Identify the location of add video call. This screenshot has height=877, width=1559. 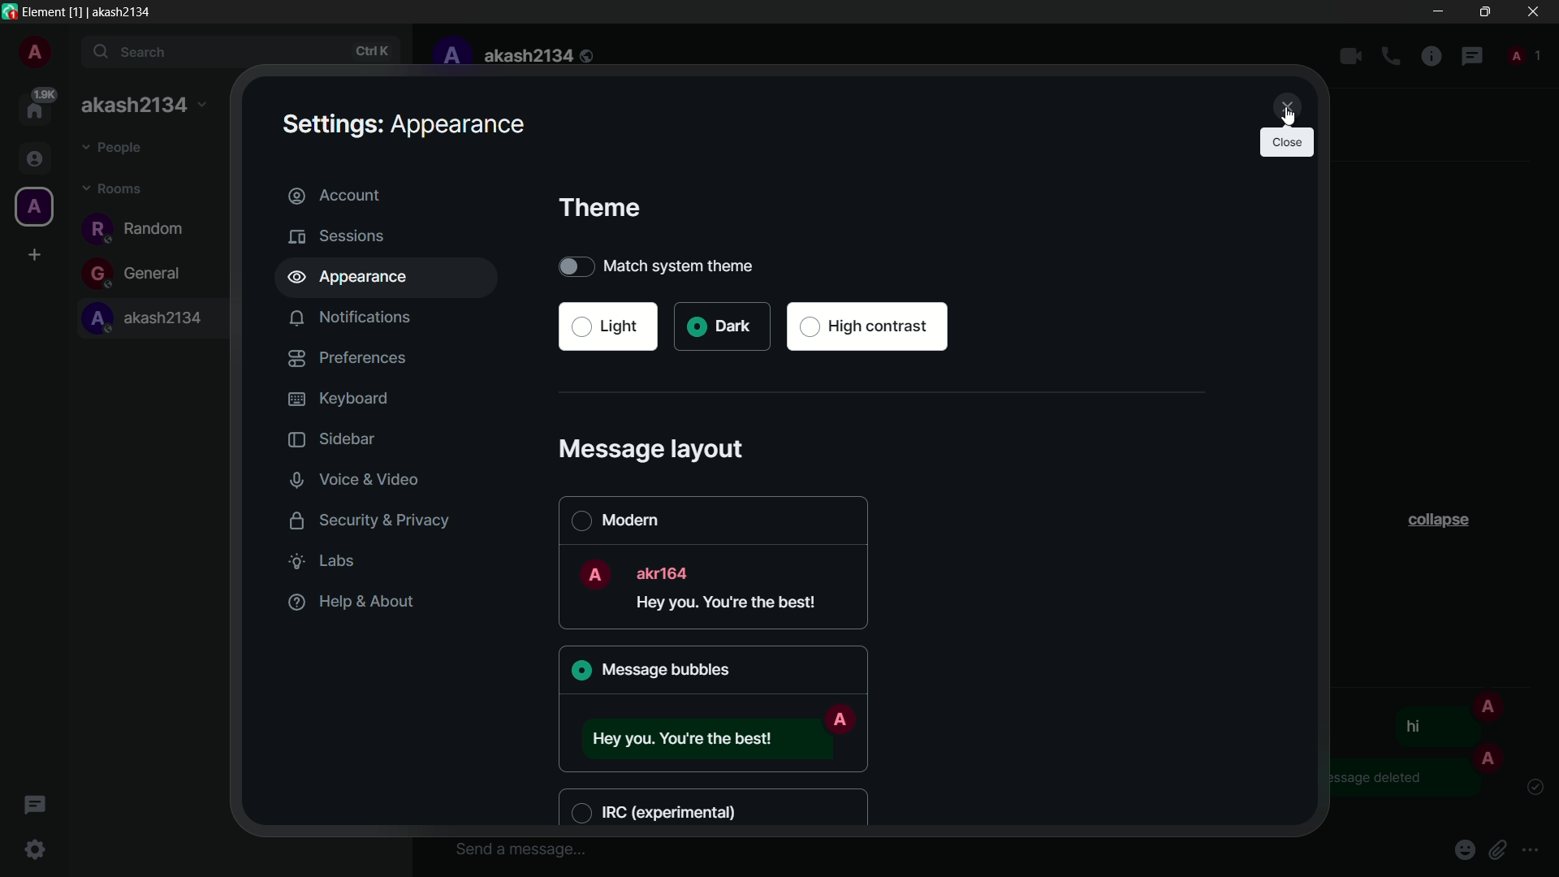
(1350, 56).